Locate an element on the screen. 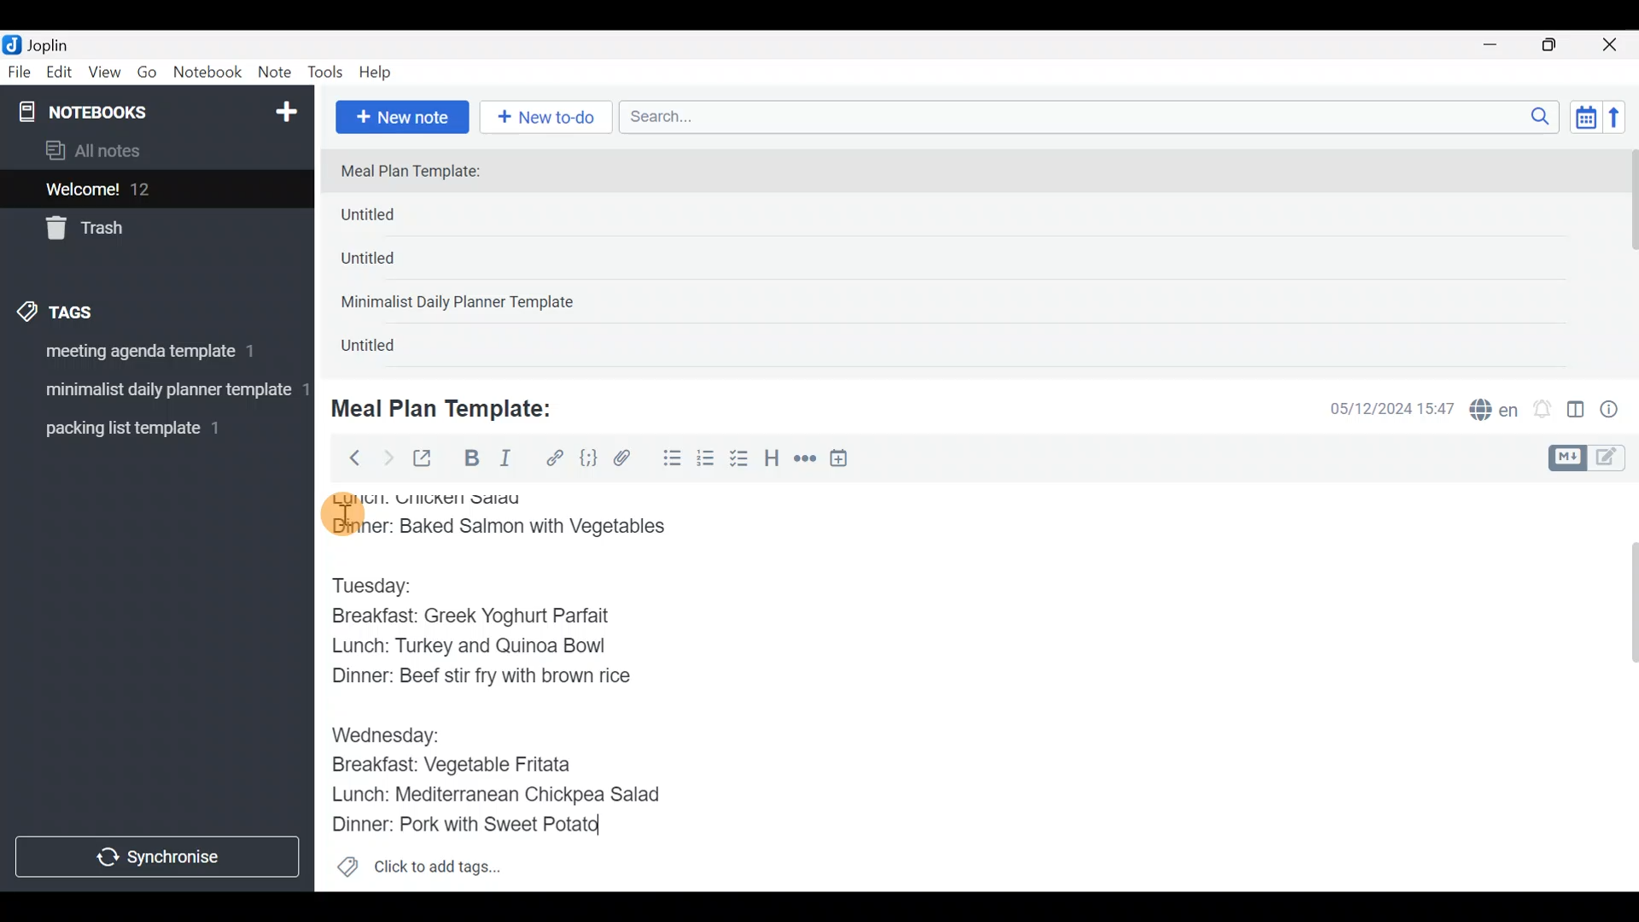  Scroll bar is located at coordinates (1621, 686).